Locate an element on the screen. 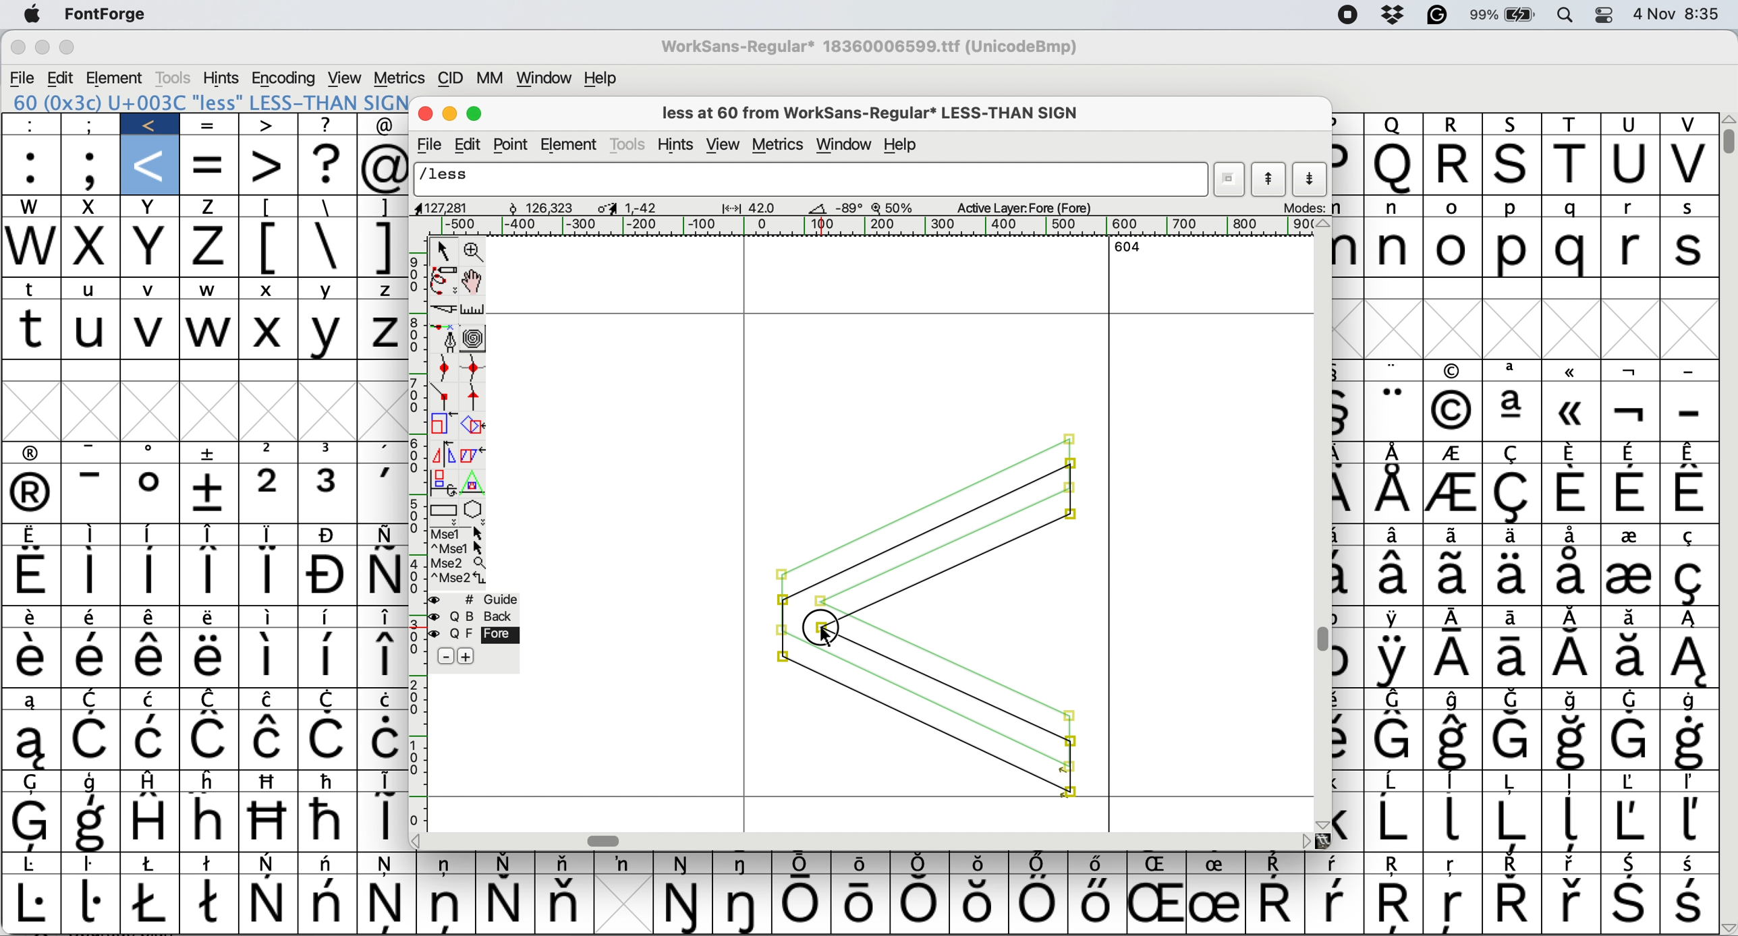 This screenshot has height=936, width=1738. file is located at coordinates (24, 76).